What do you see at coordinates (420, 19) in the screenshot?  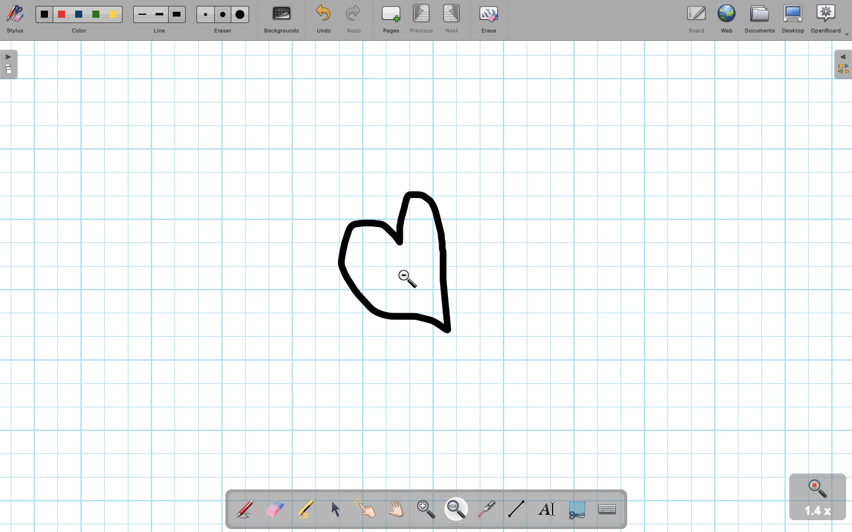 I see `Previous` at bounding box center [420, 19].